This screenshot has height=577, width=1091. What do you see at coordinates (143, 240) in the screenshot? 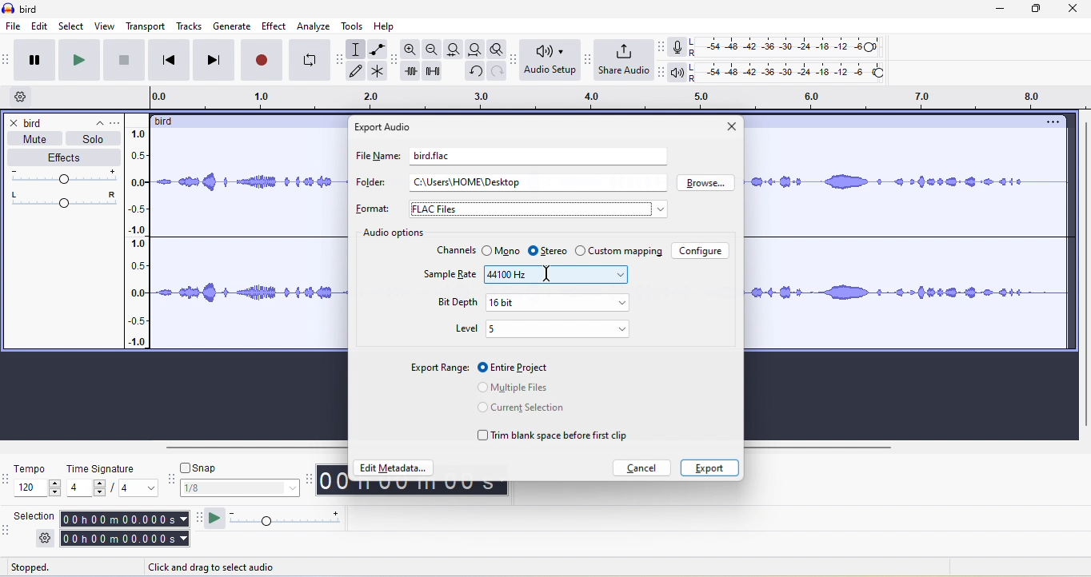
I see `linear` at bounding box center [143, 240].